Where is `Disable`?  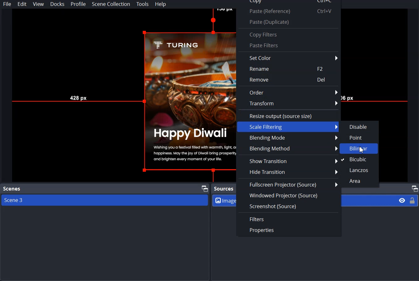 Disable is located at coordinates (359, 126).